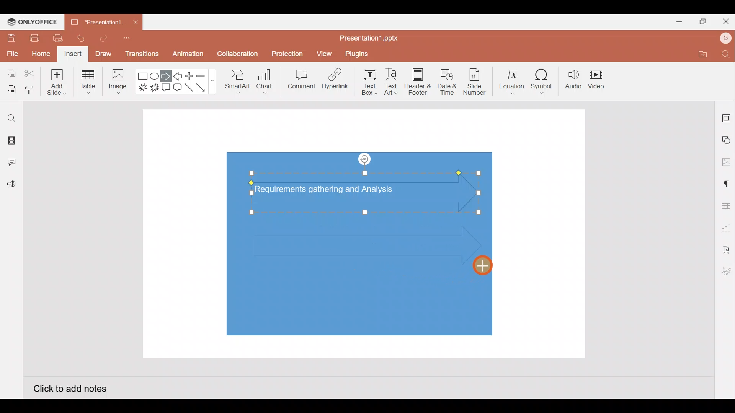 The height and width of the screenshot is (413, 735). I want to click on Minimize, so click(676, 20).